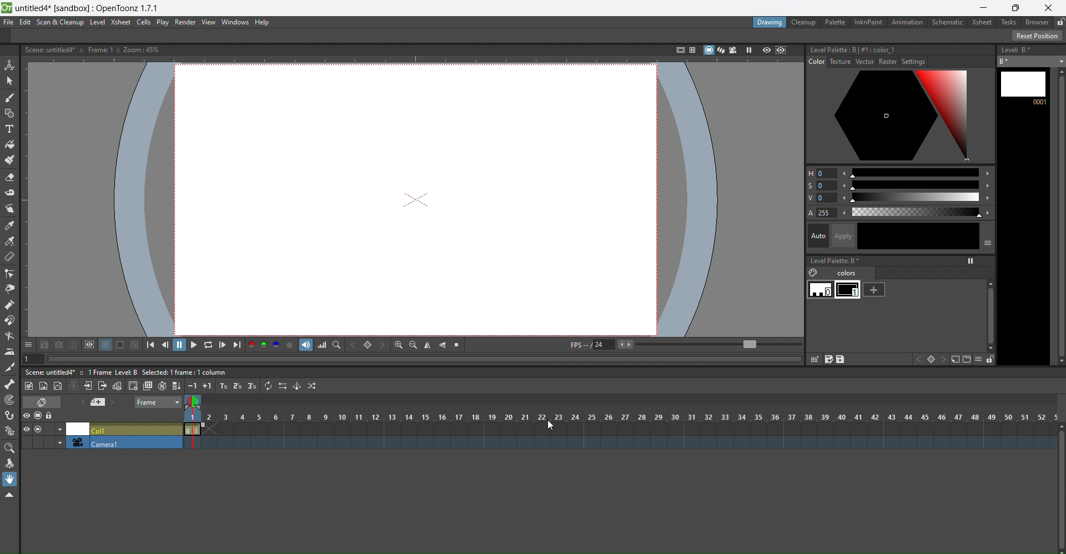 This screenshot has height=554, width=1066. Describe the element at coordinates (145, 23) in the screenshot. I see `cells` at that location.